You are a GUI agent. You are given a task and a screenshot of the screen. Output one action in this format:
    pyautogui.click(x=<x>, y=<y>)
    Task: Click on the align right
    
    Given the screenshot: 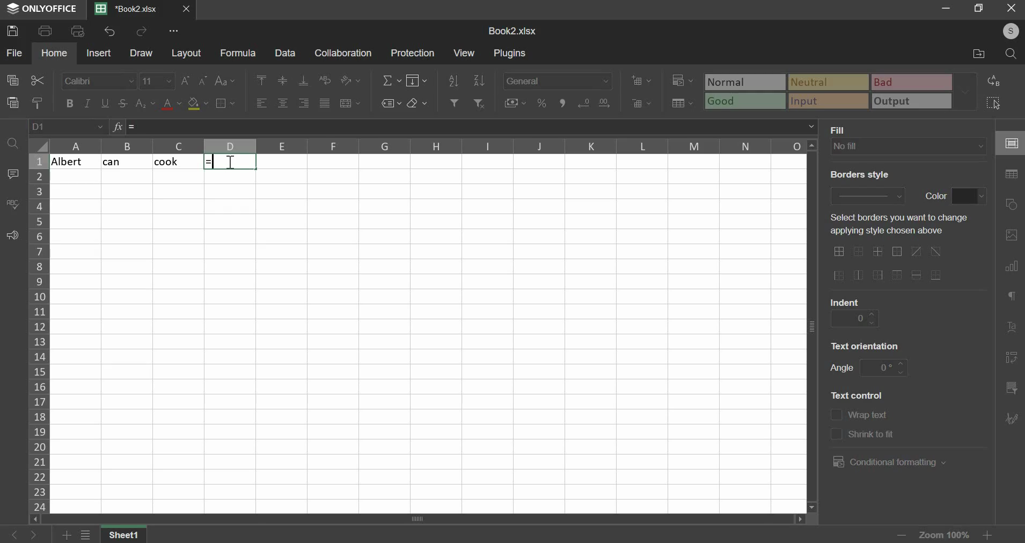 What is the action you would take?
    pyautogui.click(x=304, y=103)
    